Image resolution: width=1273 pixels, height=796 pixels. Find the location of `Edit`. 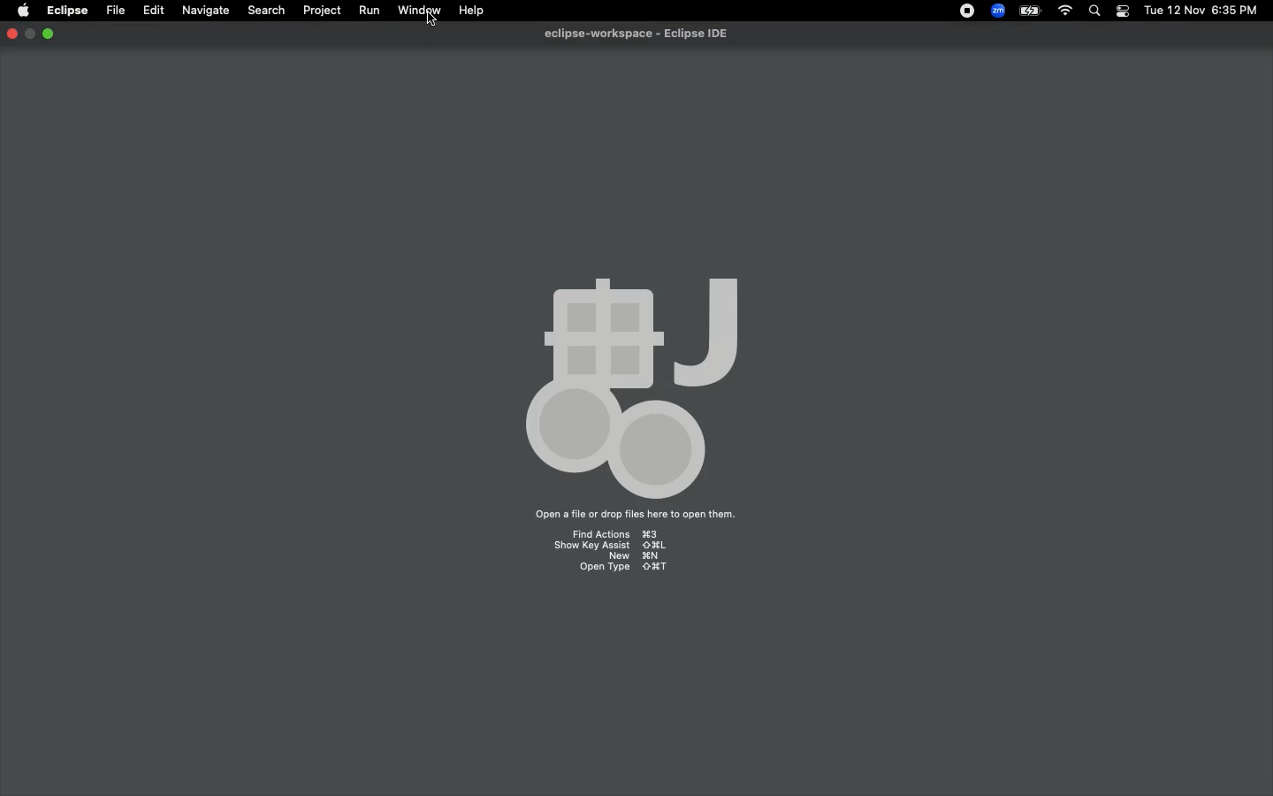

Edit is located at coordinates (154, 11).